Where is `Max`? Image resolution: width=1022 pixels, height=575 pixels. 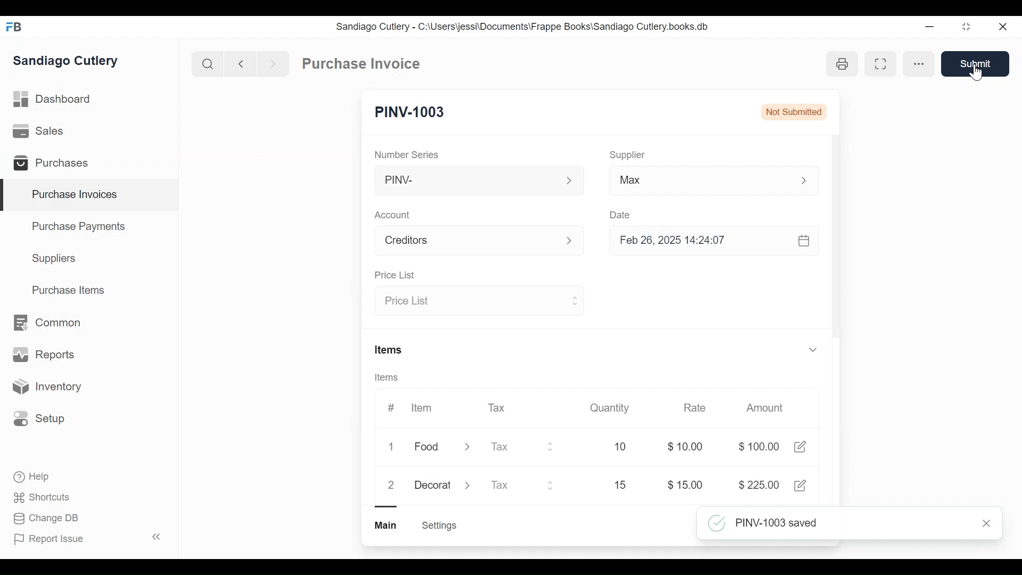 Max is located at coordinates (693, 182).